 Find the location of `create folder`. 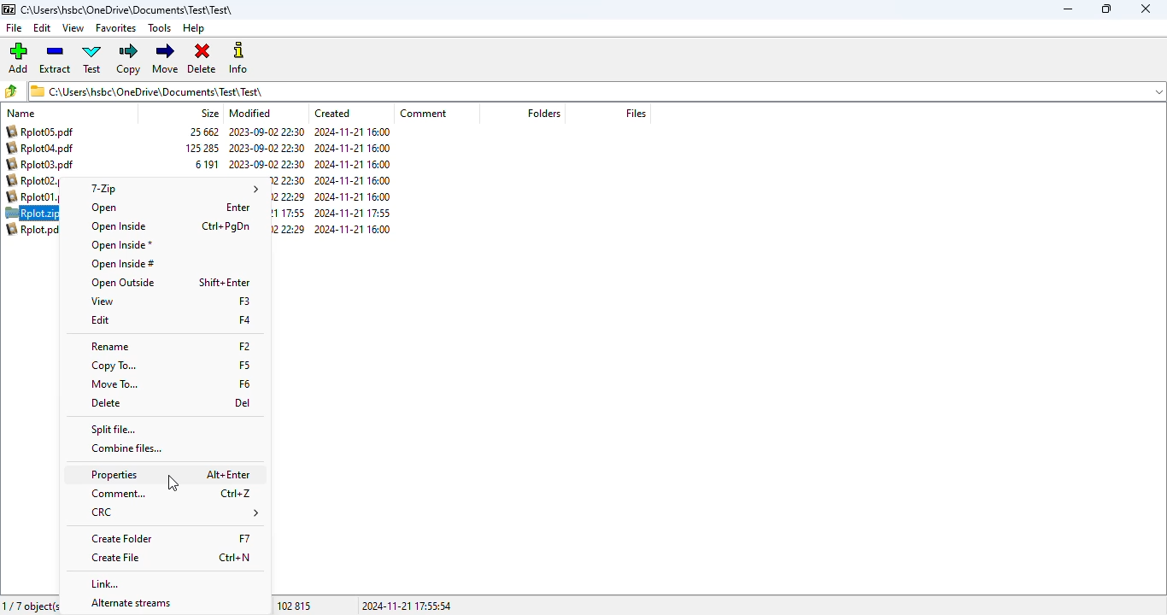

create folder is located at coordinates (124, 539).